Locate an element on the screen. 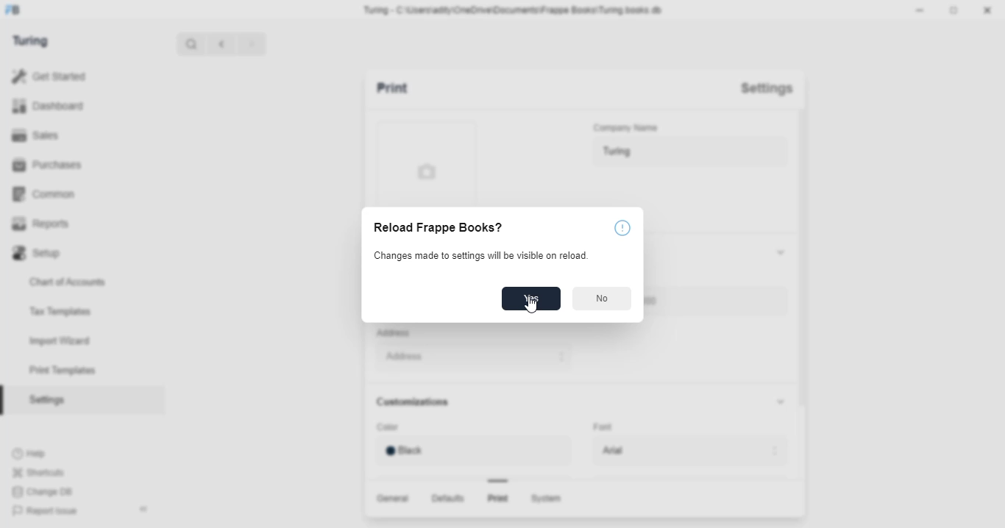 Image resolution: width=1005 pixels, height=528 pixels. Changes made to settings will be visible on reload is located at coordinates (475, 255).